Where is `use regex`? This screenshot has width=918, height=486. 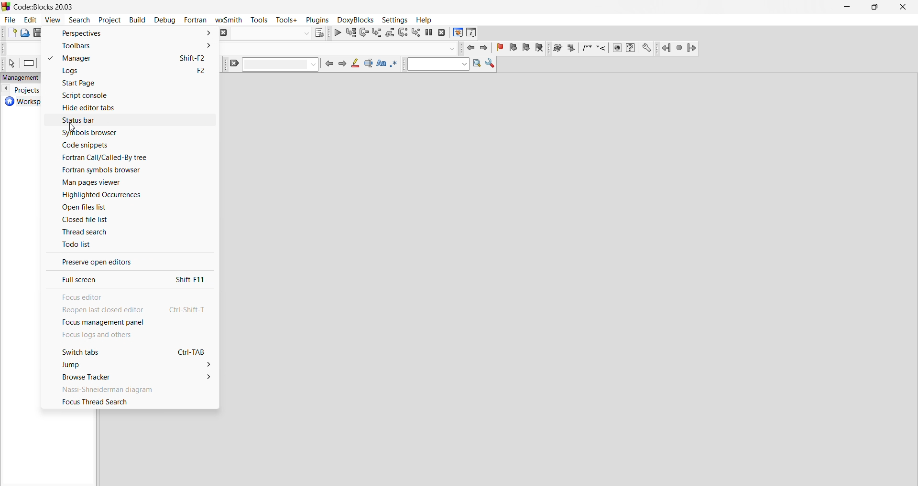
use regex is located at coordinates (394, 67).